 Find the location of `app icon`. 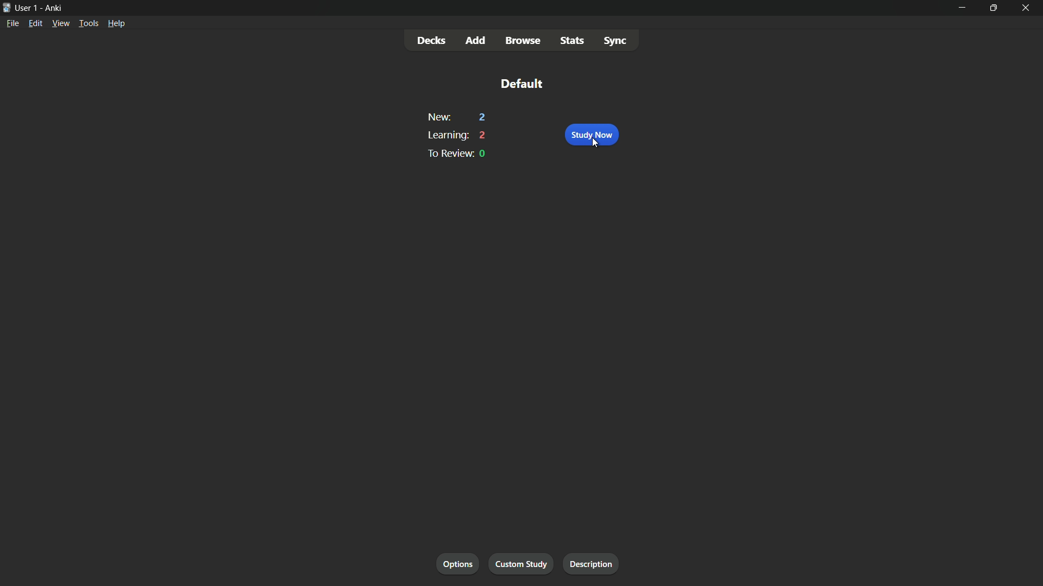

app icon is located at coordinates (7, 7).